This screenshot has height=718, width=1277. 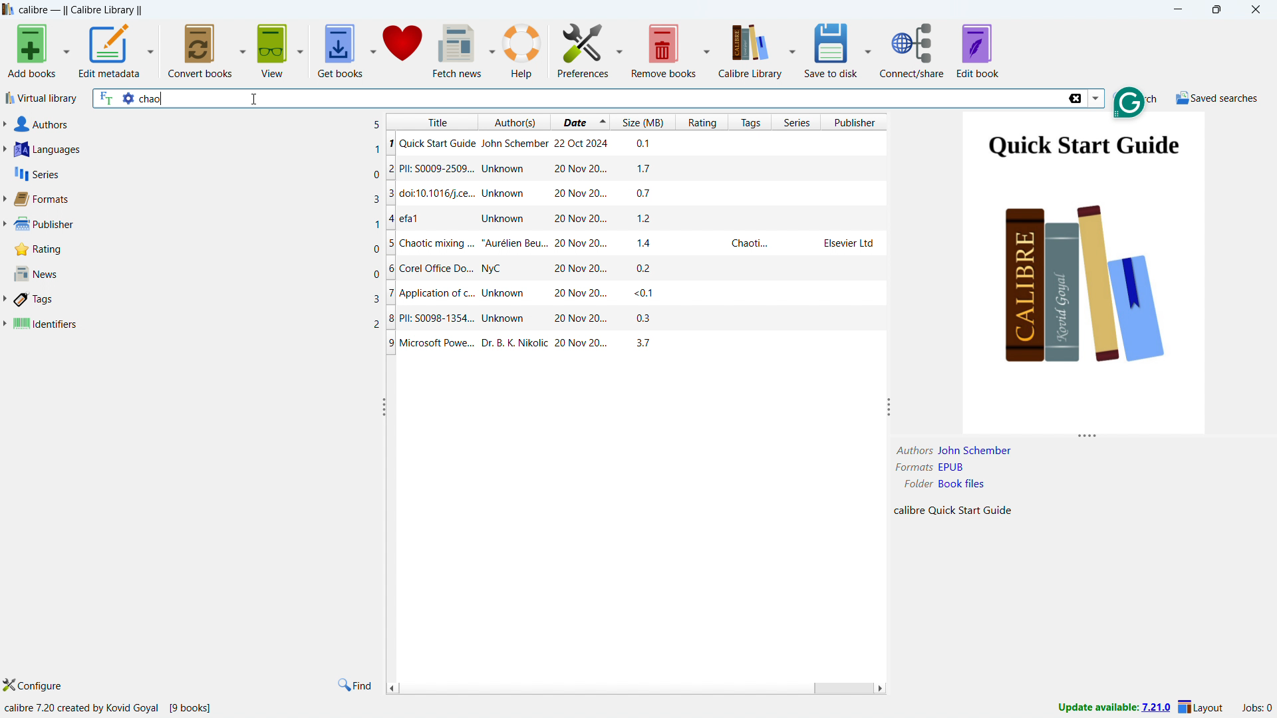 I want to click on [9 books], so click(x=196, y=707).